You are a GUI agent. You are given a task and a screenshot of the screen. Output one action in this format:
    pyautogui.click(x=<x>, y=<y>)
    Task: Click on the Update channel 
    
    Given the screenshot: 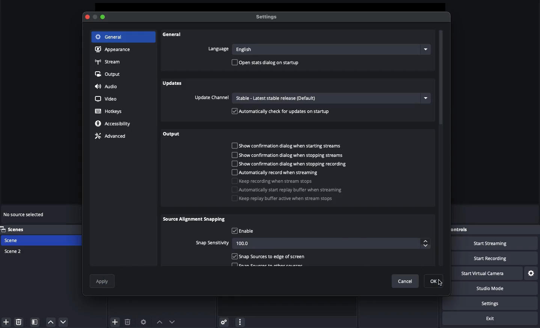 What is the action you would take?
    pyautogui.click(x=311, y=98)
    